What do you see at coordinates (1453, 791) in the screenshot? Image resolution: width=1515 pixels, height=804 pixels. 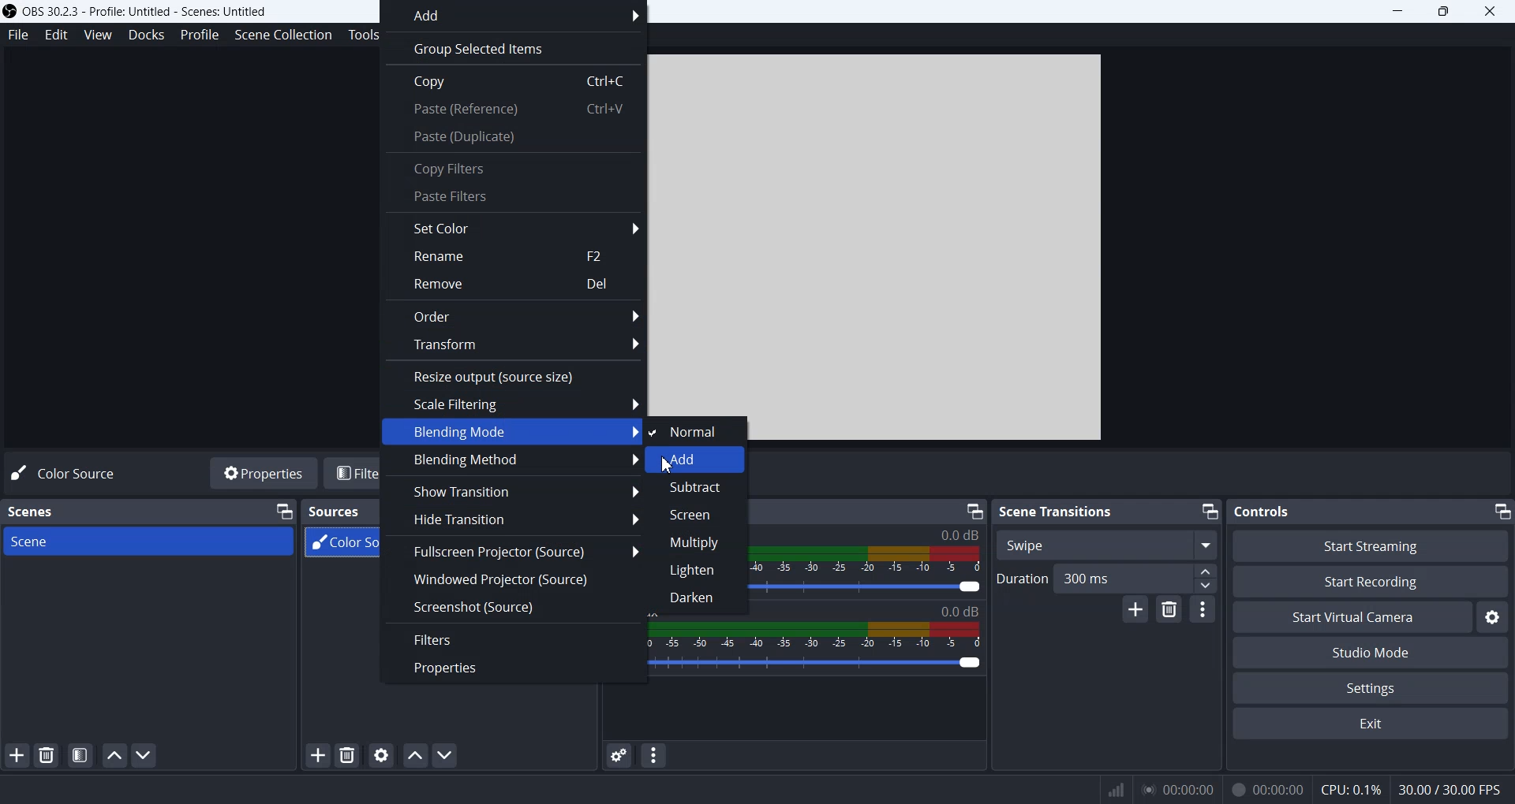 I see `30.00 / 30.00 FPS` at bounding box center [1453, 791].